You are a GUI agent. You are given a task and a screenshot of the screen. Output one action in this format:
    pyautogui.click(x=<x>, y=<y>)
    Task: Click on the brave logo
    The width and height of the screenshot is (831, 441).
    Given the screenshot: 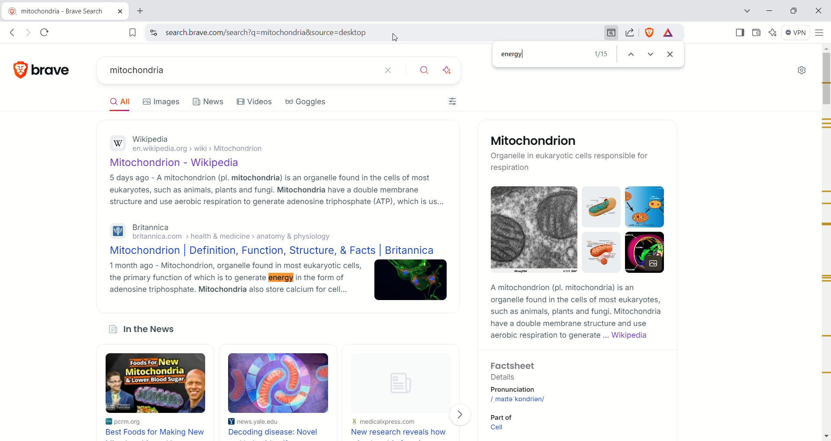 What is the action you would take?
    pyautogui.click(x=19, y=72)
    